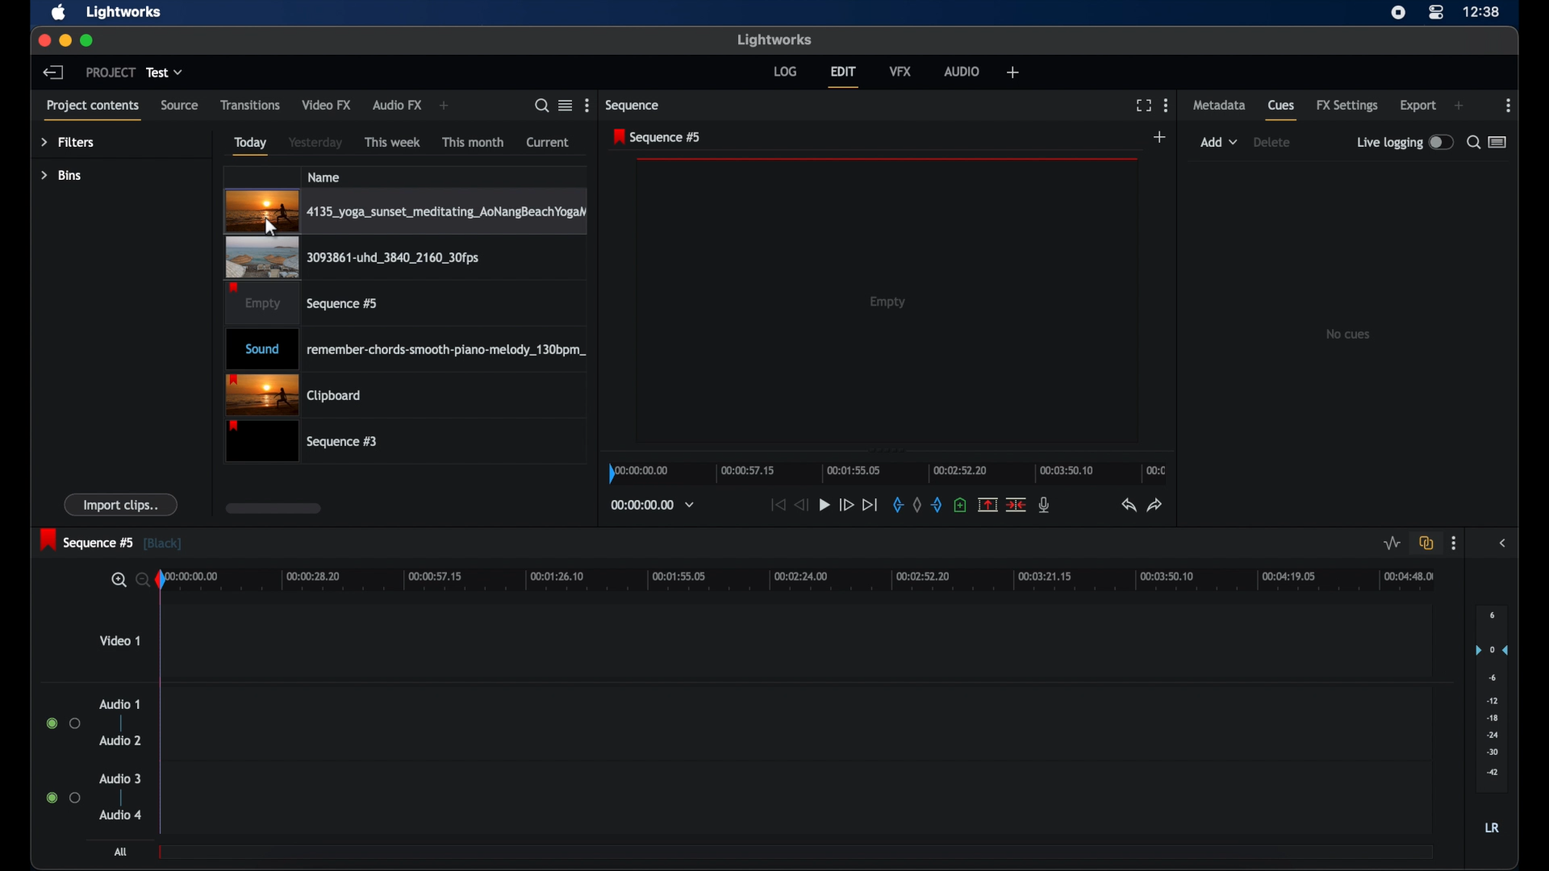 This screenshot has height=871, width=1549. Describe the element at coordinates (1017, 506) in the screenshot. I see `split` at that location.